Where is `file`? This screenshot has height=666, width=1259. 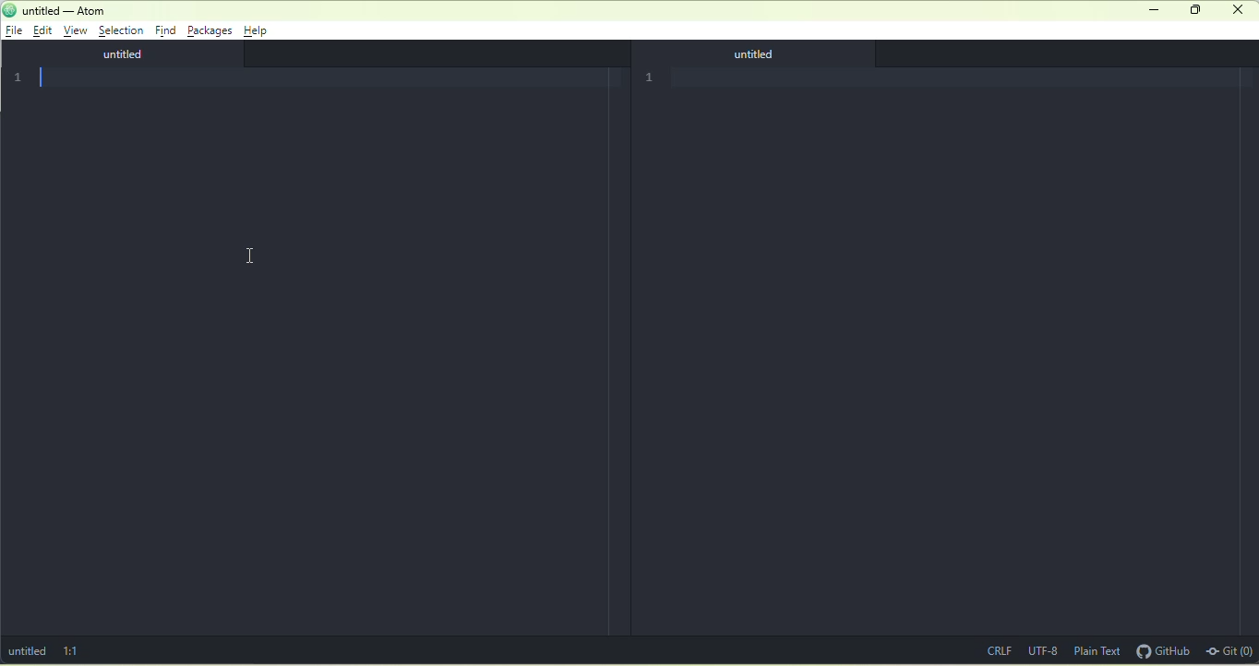
file is located at coordinates (15, 31).